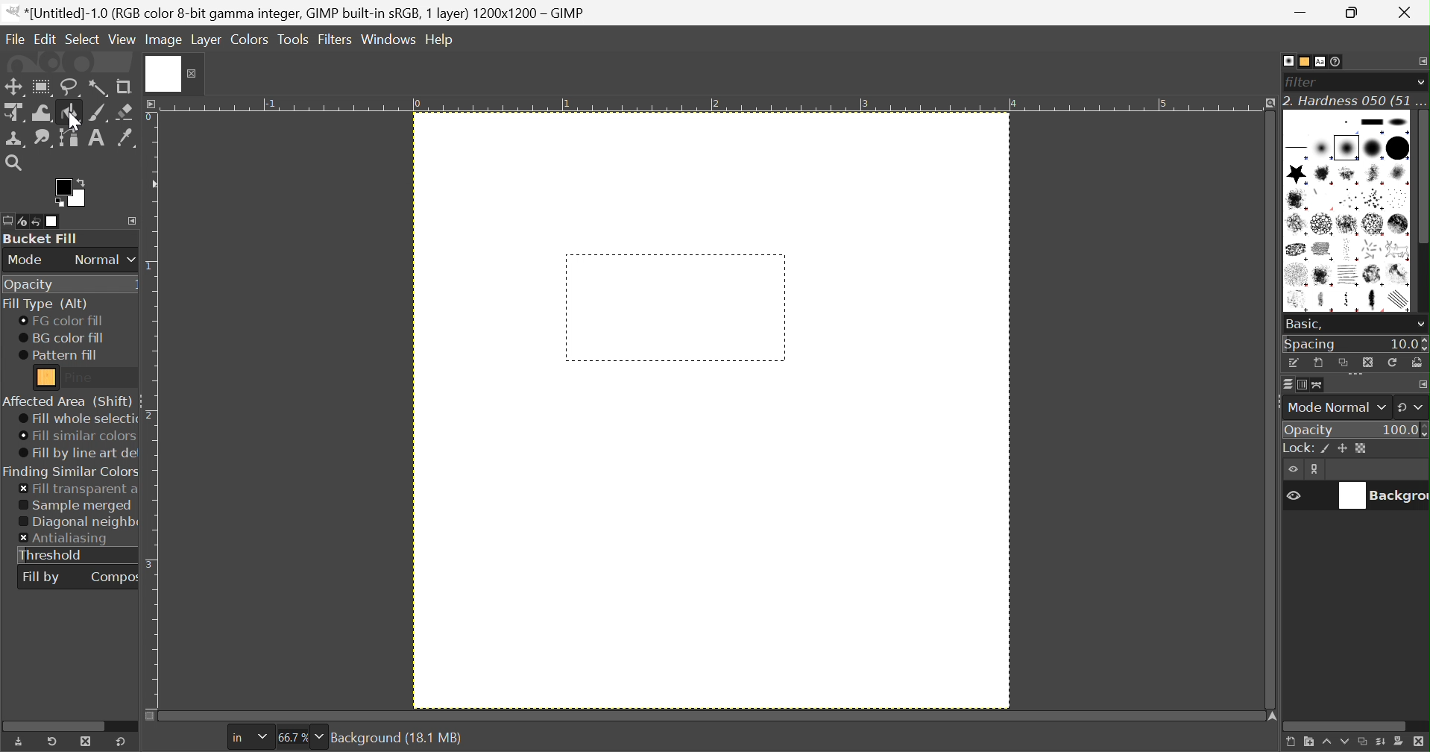 This screenshot has width=1430, height=752. What do you see at coordinates (1379, 496) in the screenshot?
I see `Background` at bounding box center [1379, 496].